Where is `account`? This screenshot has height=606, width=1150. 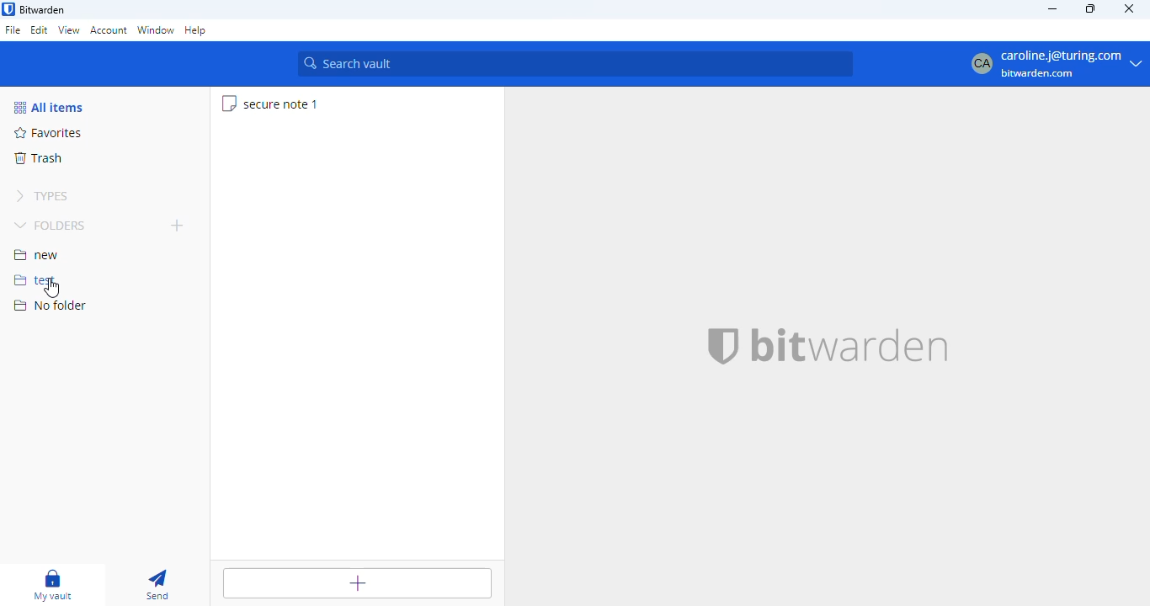 account is located at coordinates (109, 31).